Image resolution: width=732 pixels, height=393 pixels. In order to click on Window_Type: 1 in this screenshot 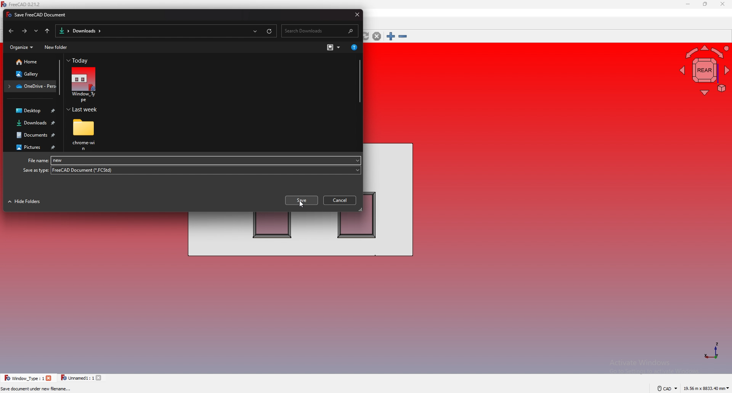, I will do `click(24, 378)`.